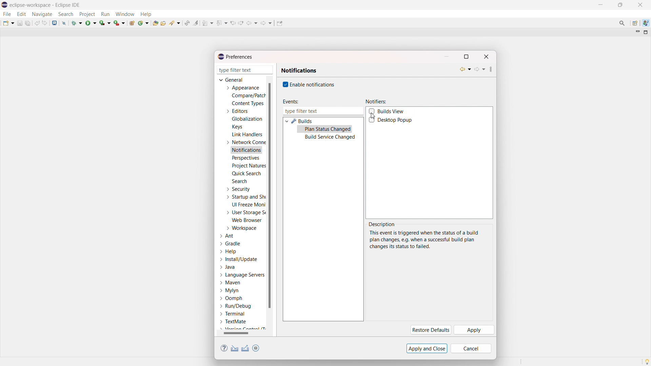 This screenshot has width=651, height=366. What do you see at coordinates (196, 23) in the screenshot?
I see `toggle ant mark occurances` at bounding box center [196, 23].